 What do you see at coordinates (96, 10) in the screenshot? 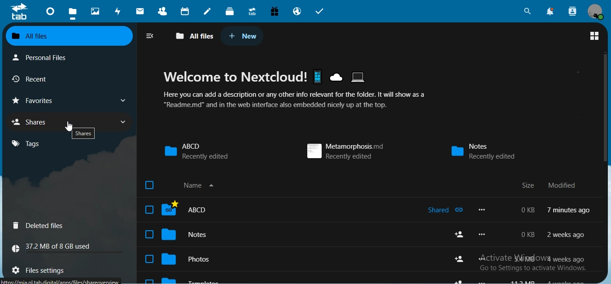
I see `photos` at bounding box center [96, 10].